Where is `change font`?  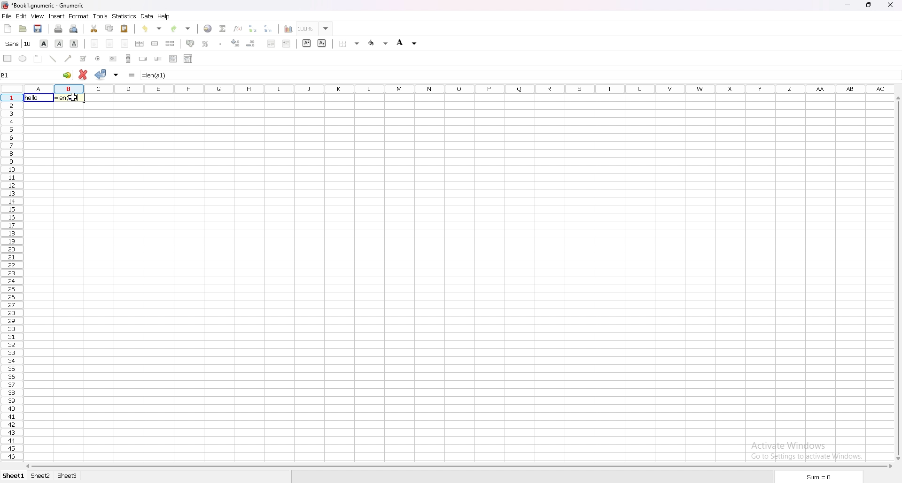
change font is located at coordinates (18, 44).